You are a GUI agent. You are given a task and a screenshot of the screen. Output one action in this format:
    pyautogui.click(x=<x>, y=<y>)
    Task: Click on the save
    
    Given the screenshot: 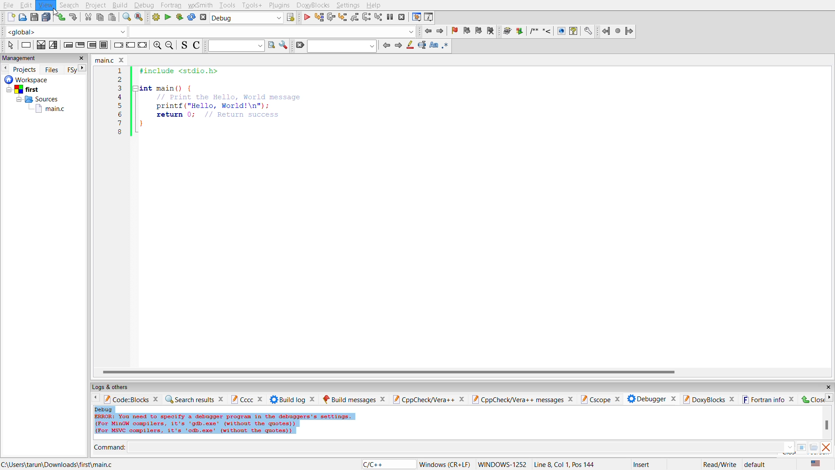 What is the action you would take?
    pyautogui.click(x=33, y=18)
    